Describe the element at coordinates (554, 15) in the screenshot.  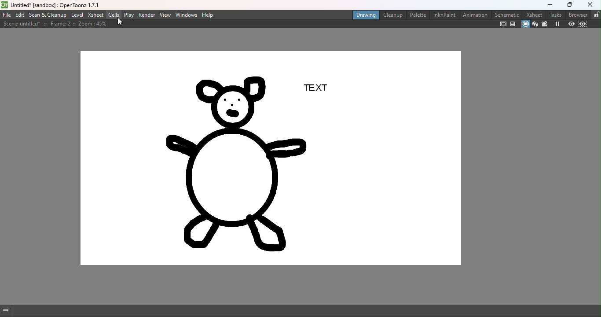
I see `tasks` at that location.